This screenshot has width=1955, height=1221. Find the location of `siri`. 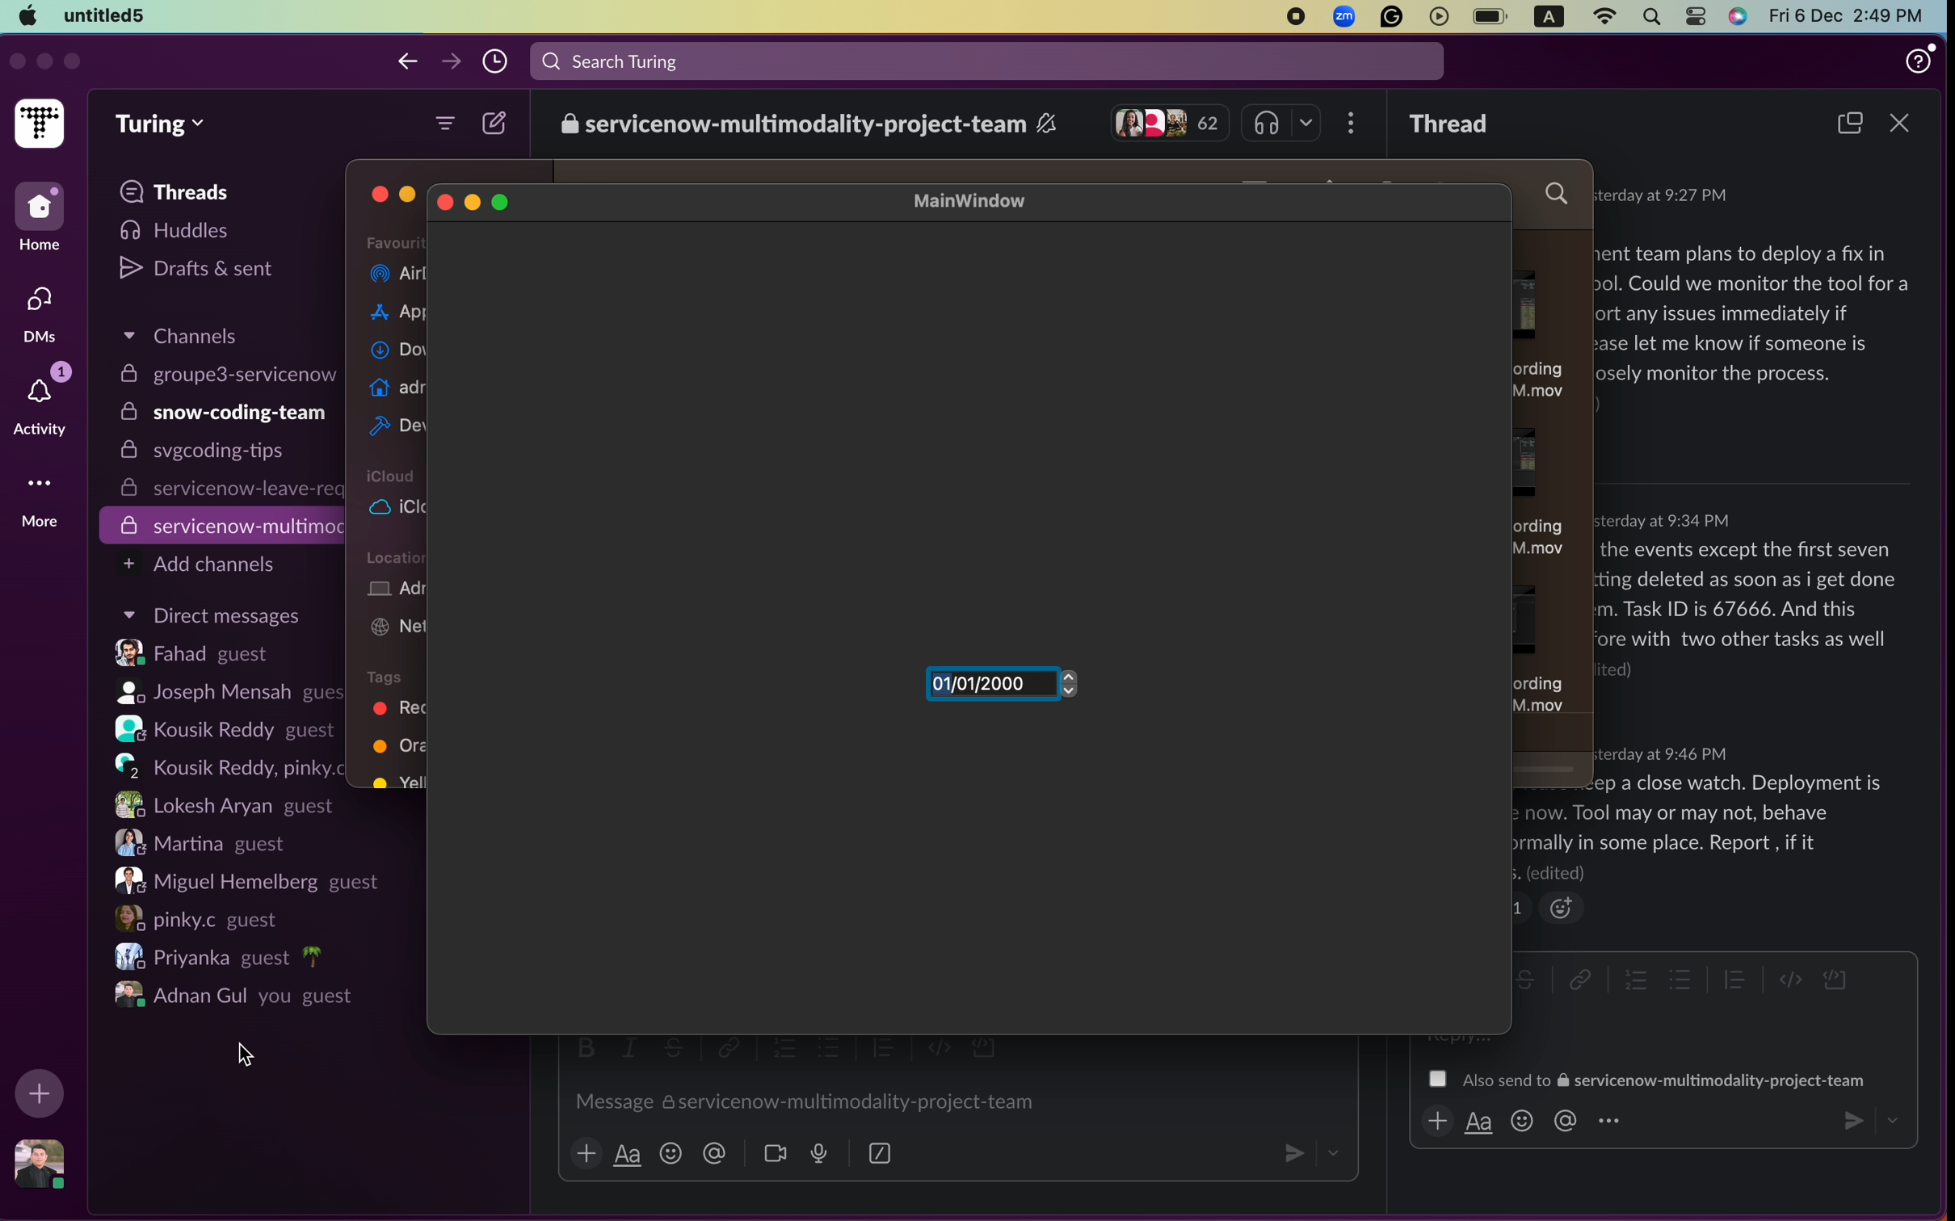

siri is located at coordinates (1740, 18).